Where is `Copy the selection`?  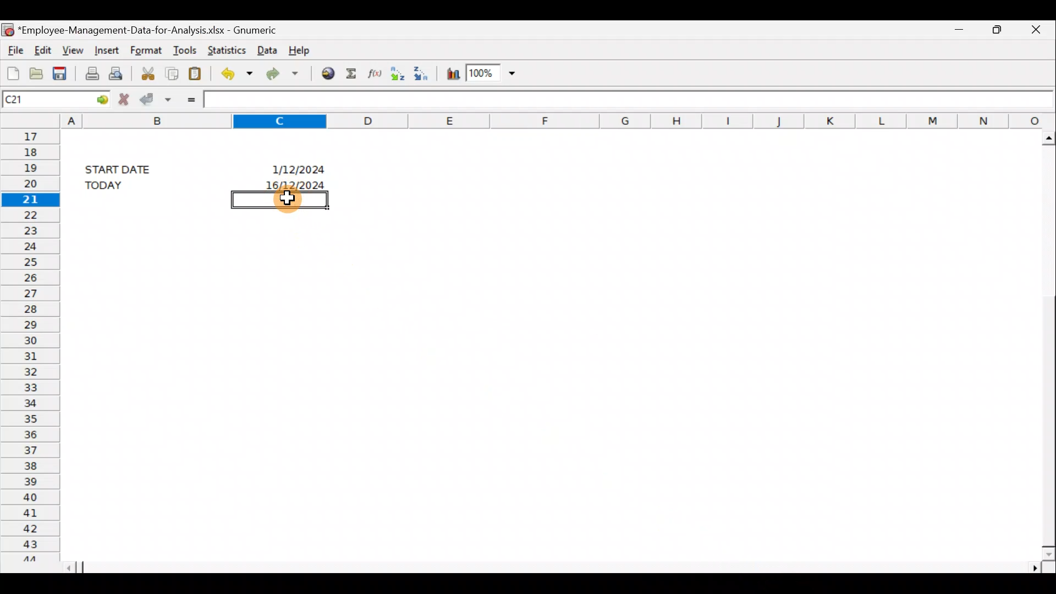
Copy the selection is located at coordinates (173, 72).